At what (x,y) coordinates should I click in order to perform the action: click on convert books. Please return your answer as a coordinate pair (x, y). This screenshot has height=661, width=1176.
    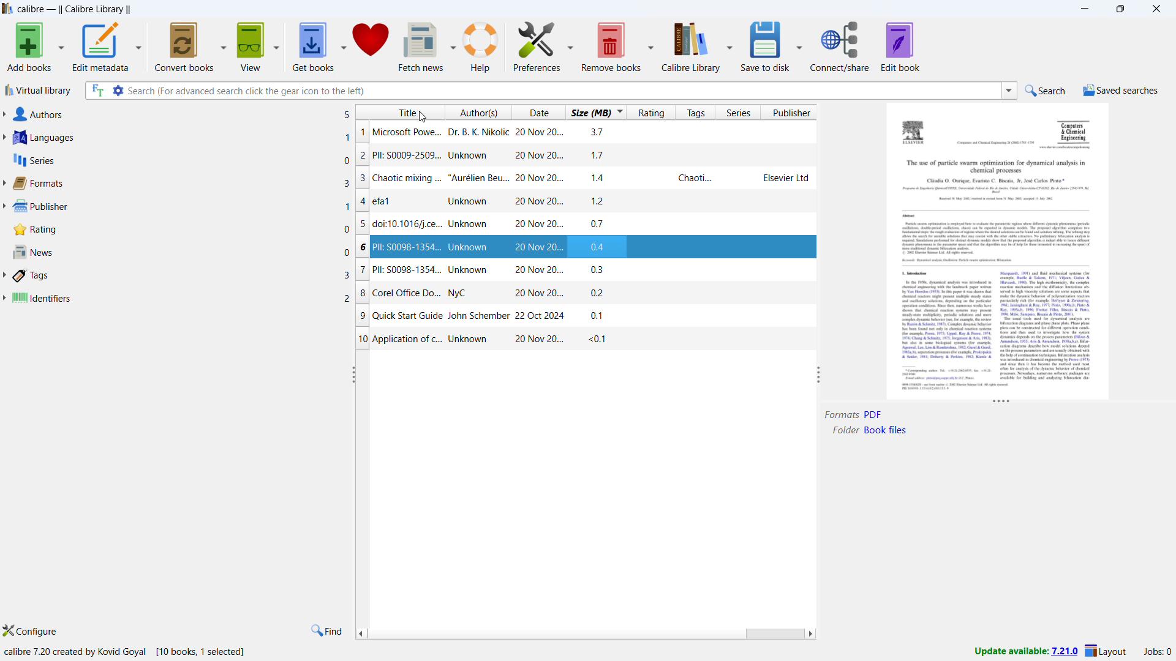
    Looking at the image, I should click on (183, 47).